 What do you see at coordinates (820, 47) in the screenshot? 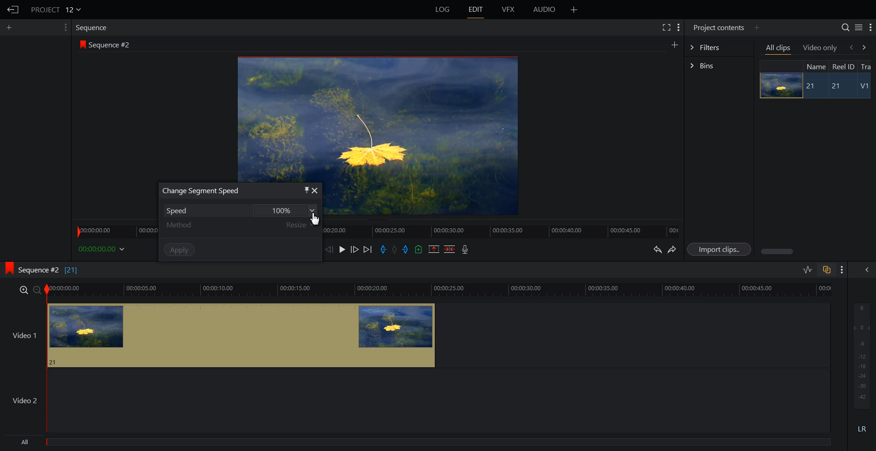
I see `Video only` at bounding box center [820, 47].